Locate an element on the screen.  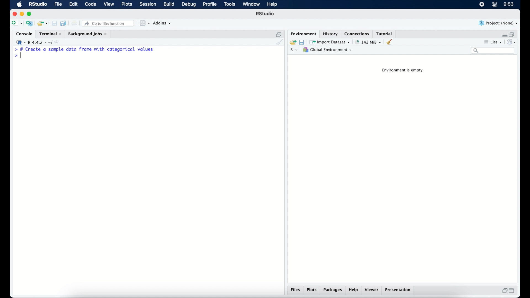
packages is located at coordinates (333, 291).